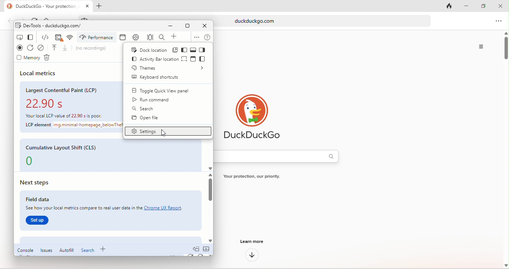 This screenshot has width=509, height=269. I want to click on console, so click(59, 37).